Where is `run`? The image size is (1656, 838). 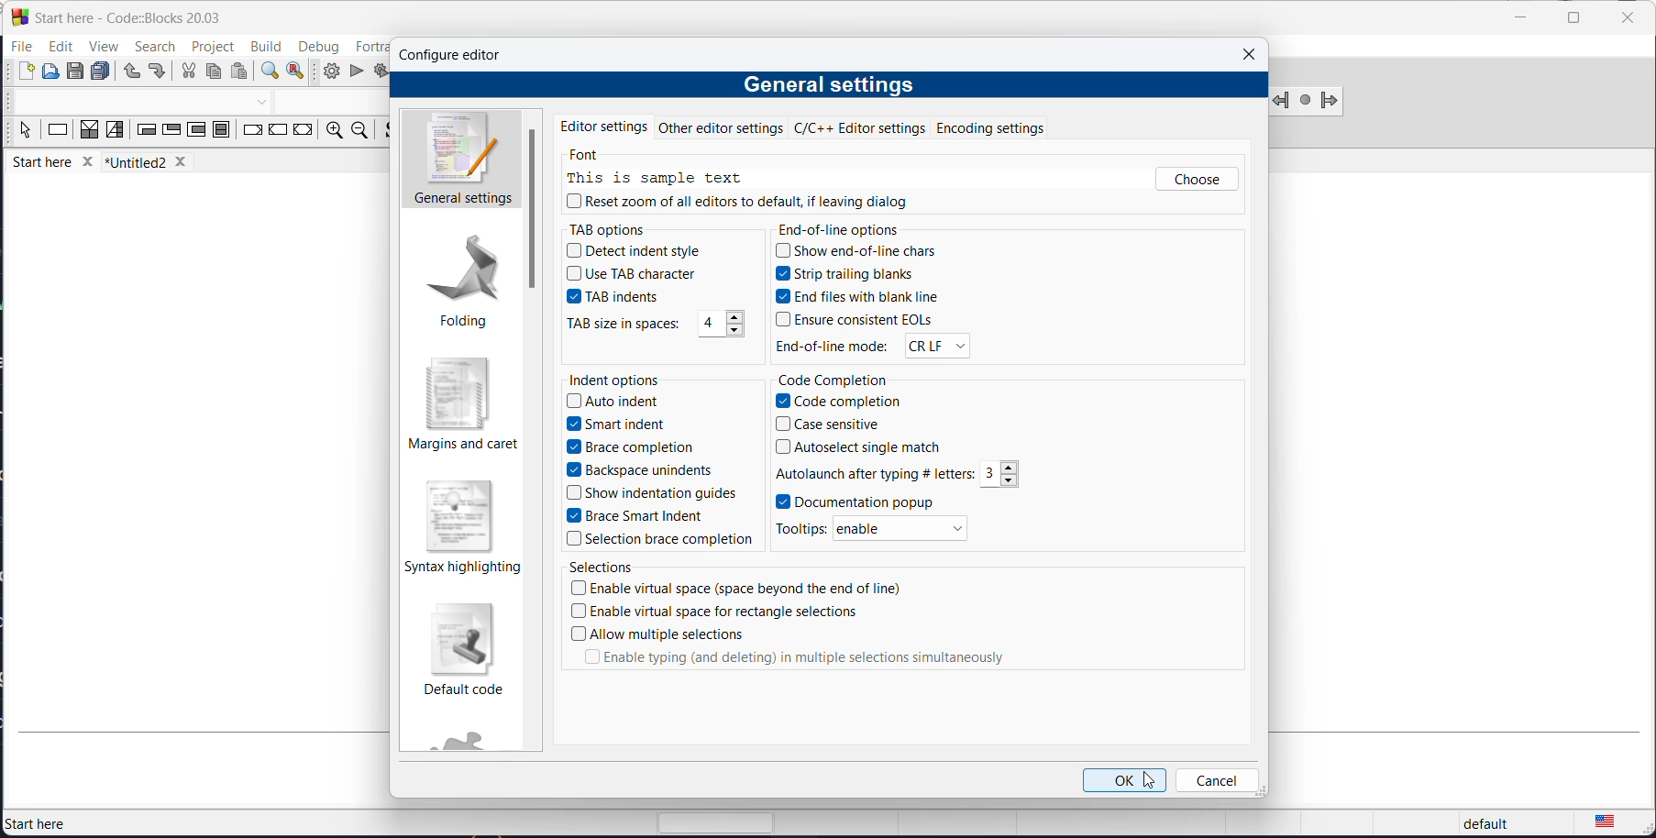
run is located at coordinates (357, 72).